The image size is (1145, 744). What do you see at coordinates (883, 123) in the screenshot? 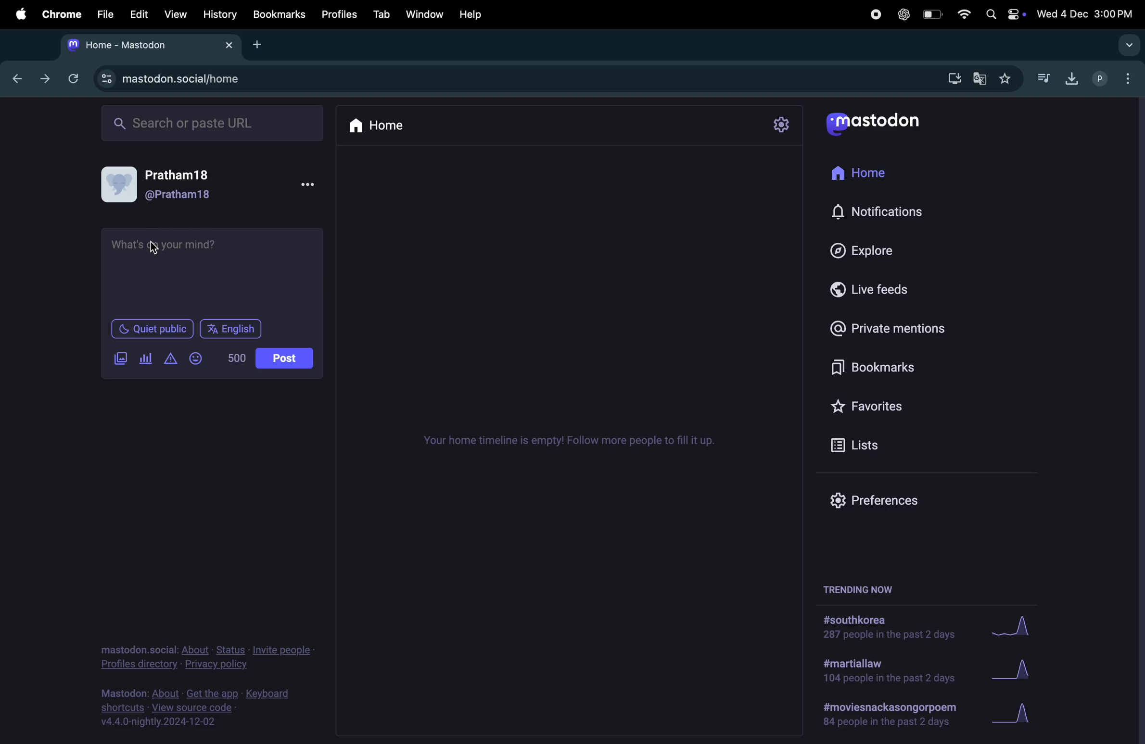
I see `Mastodon` at bounding box center [883, 123].